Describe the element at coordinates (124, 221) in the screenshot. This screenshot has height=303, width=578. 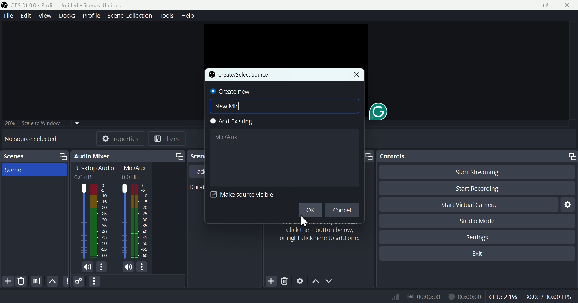
I see `Mic/Aux` at that location.